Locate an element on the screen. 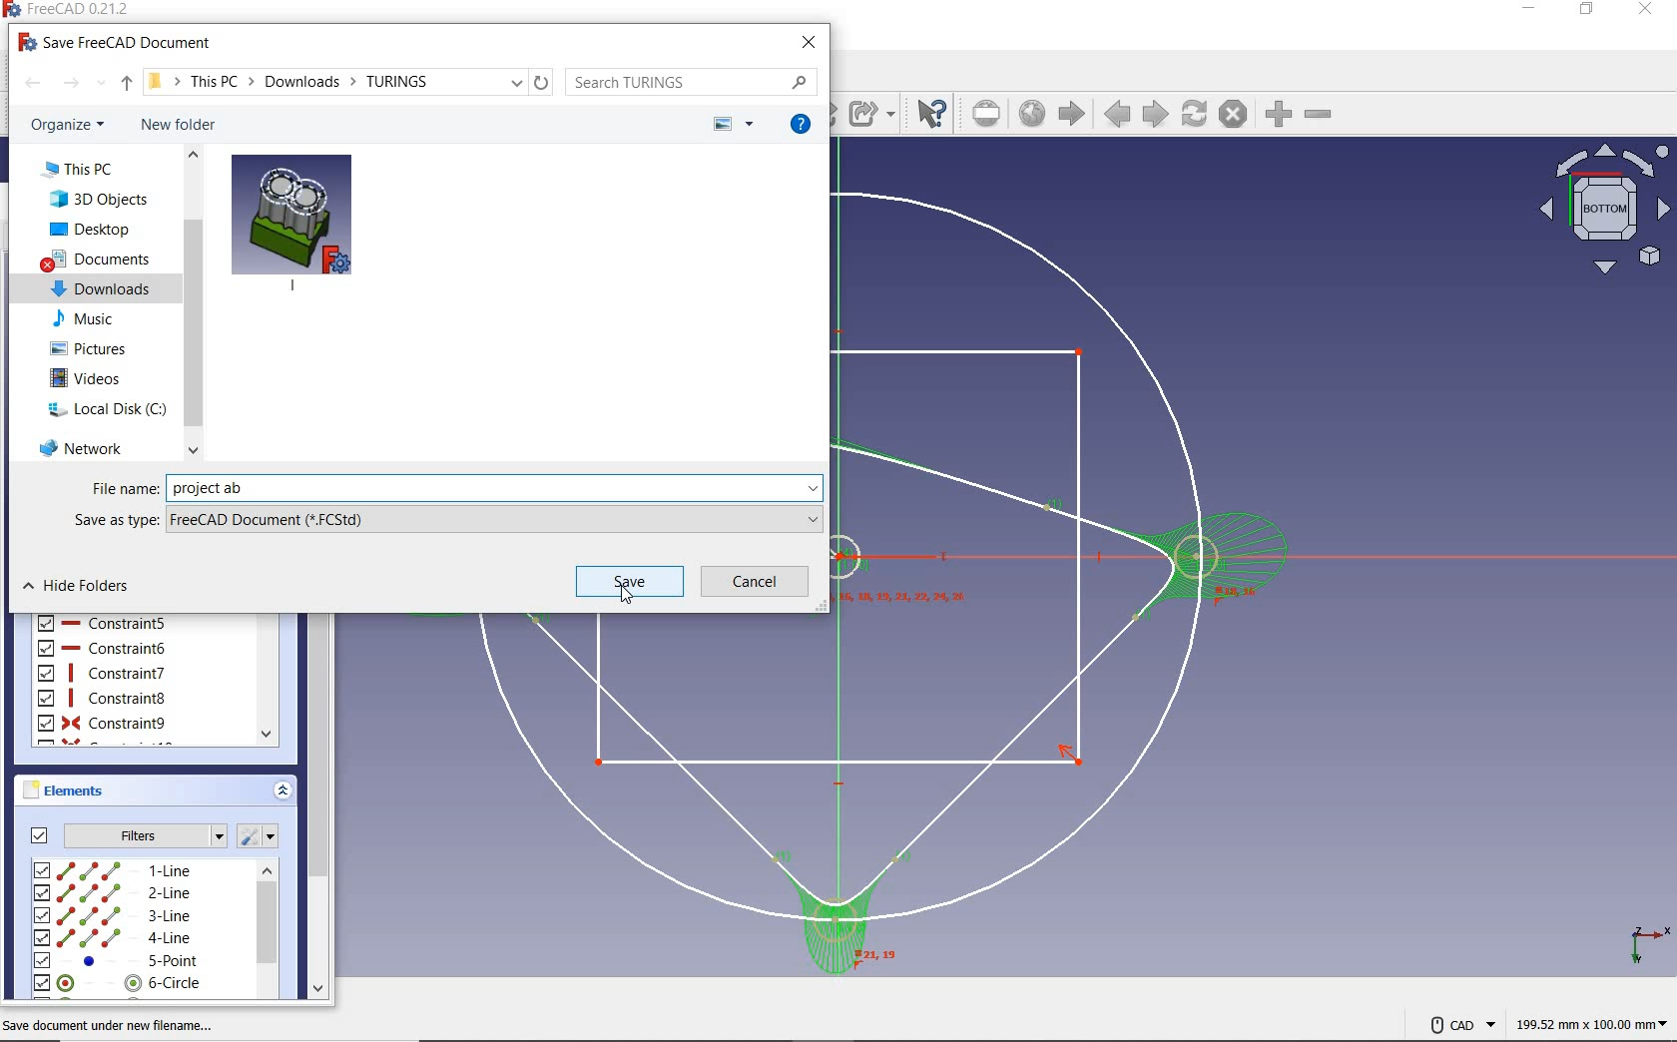 The height and width of the screenshot is (1042, 1677). save as type: FreeCAD document (*.FCStd) is located at coordinates (448, 519).